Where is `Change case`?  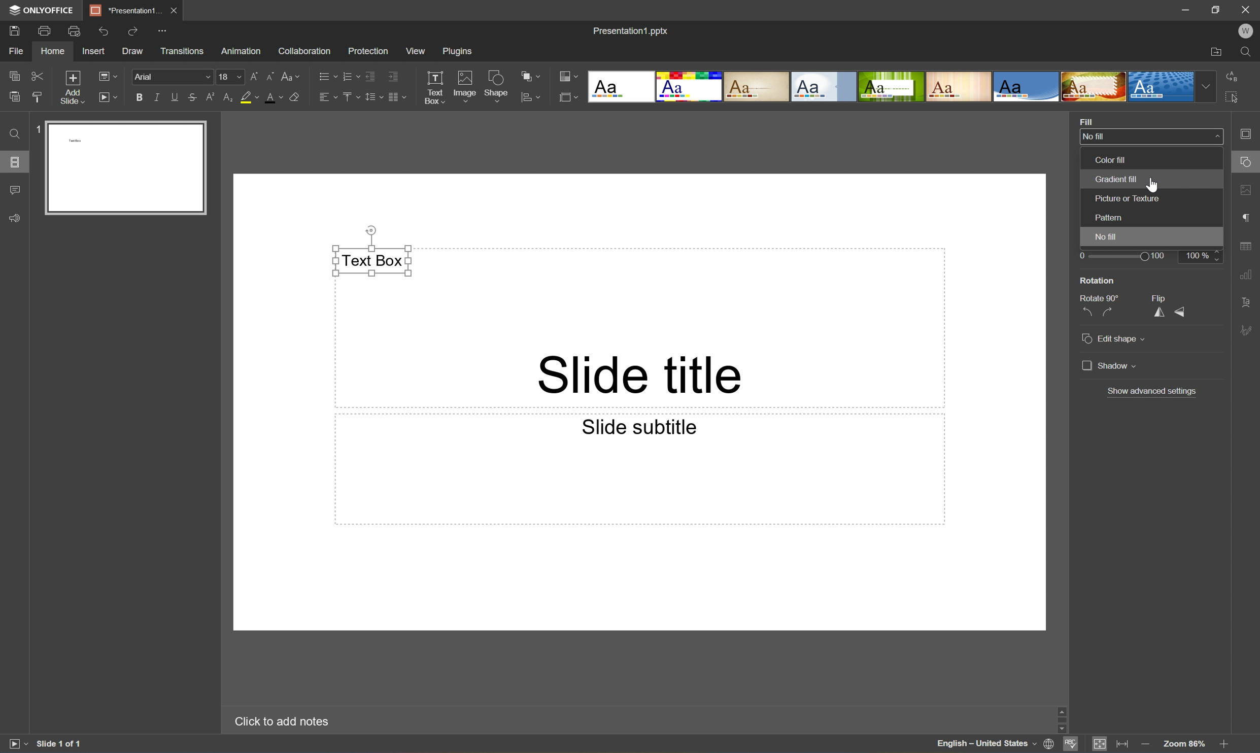
Change case is located at coordinates (291, 76).